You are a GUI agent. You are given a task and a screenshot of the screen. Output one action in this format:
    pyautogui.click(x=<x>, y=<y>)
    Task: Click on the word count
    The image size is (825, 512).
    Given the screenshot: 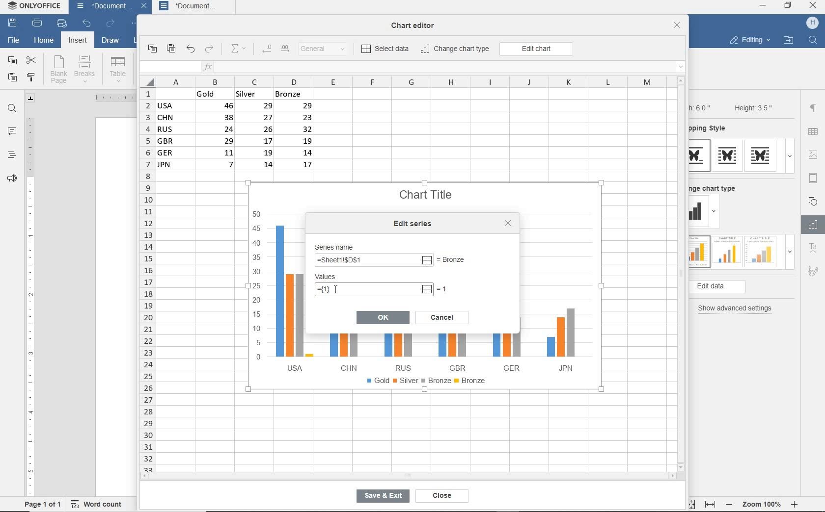 What is the action you would take?
    pyautogui.click(x=100, y=503)
    